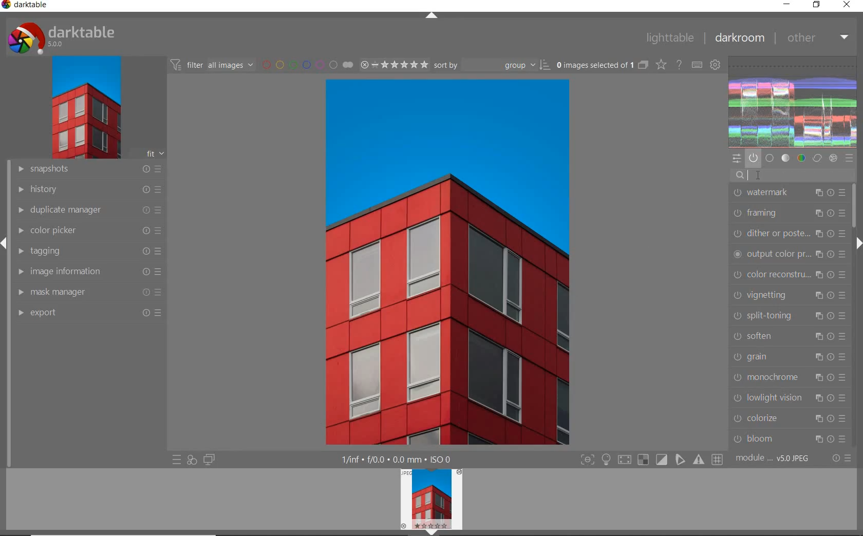  What do you see at coordinates (840, 460) in the screenshot?
I see `reset or preset & preference` at bounding box center [840, 460].